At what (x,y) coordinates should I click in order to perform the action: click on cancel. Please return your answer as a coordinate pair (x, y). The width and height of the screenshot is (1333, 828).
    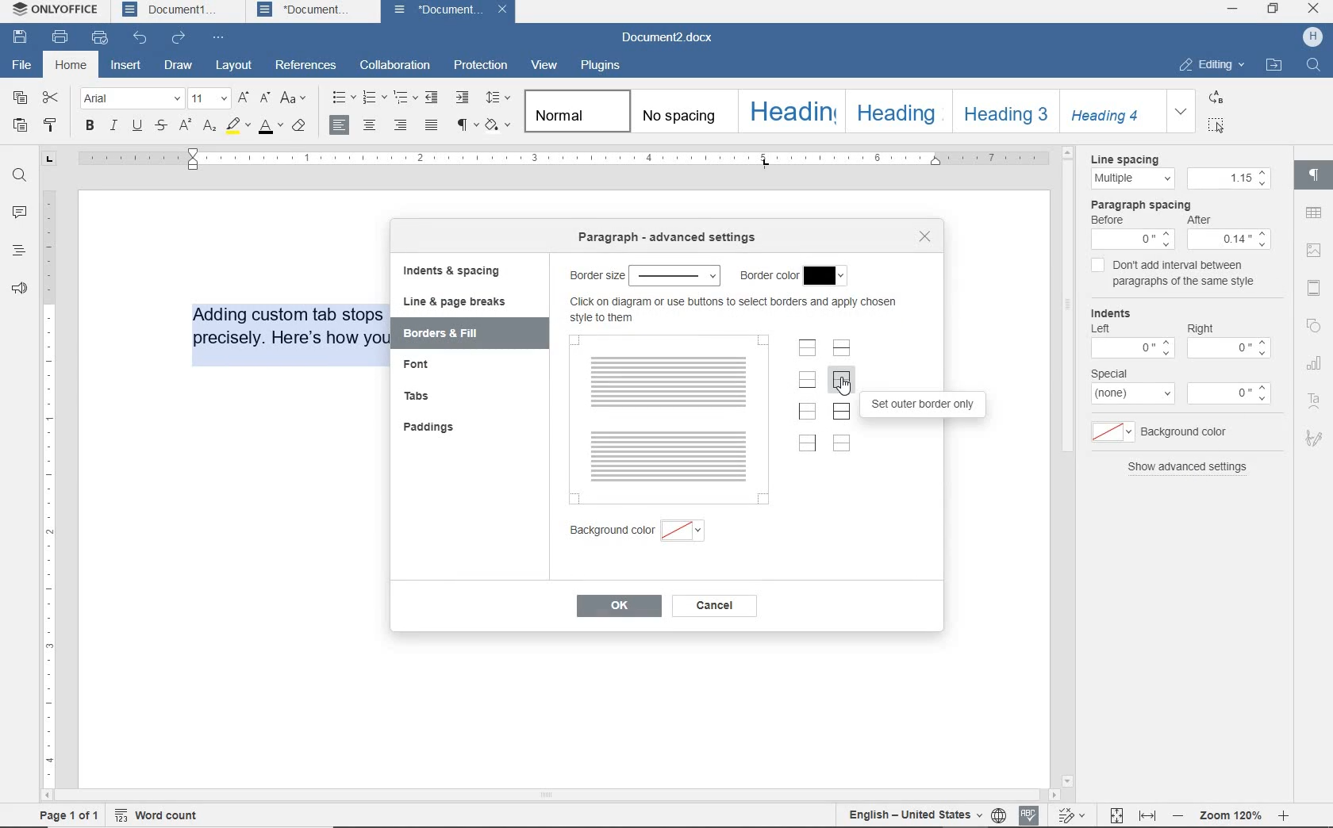
    Looking at the image, I should click on (717, 606).